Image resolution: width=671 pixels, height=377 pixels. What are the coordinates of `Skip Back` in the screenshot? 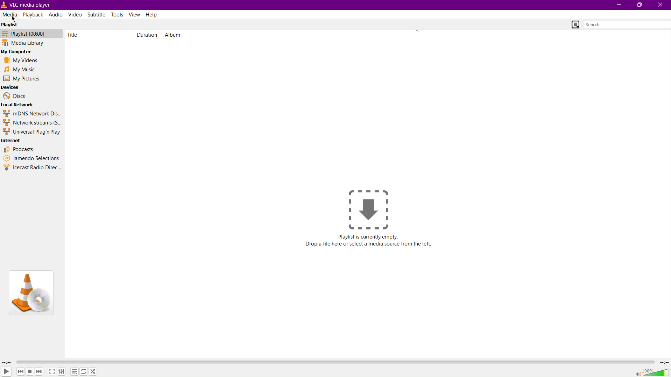 It's located at (21, 372).